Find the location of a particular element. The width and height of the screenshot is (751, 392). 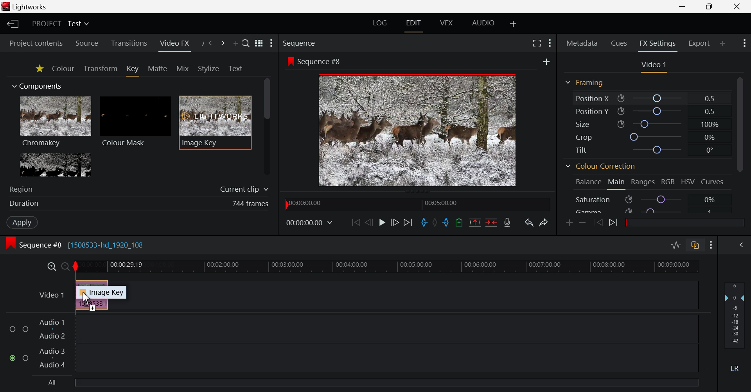

Colour is located at coordinates (63, 69).